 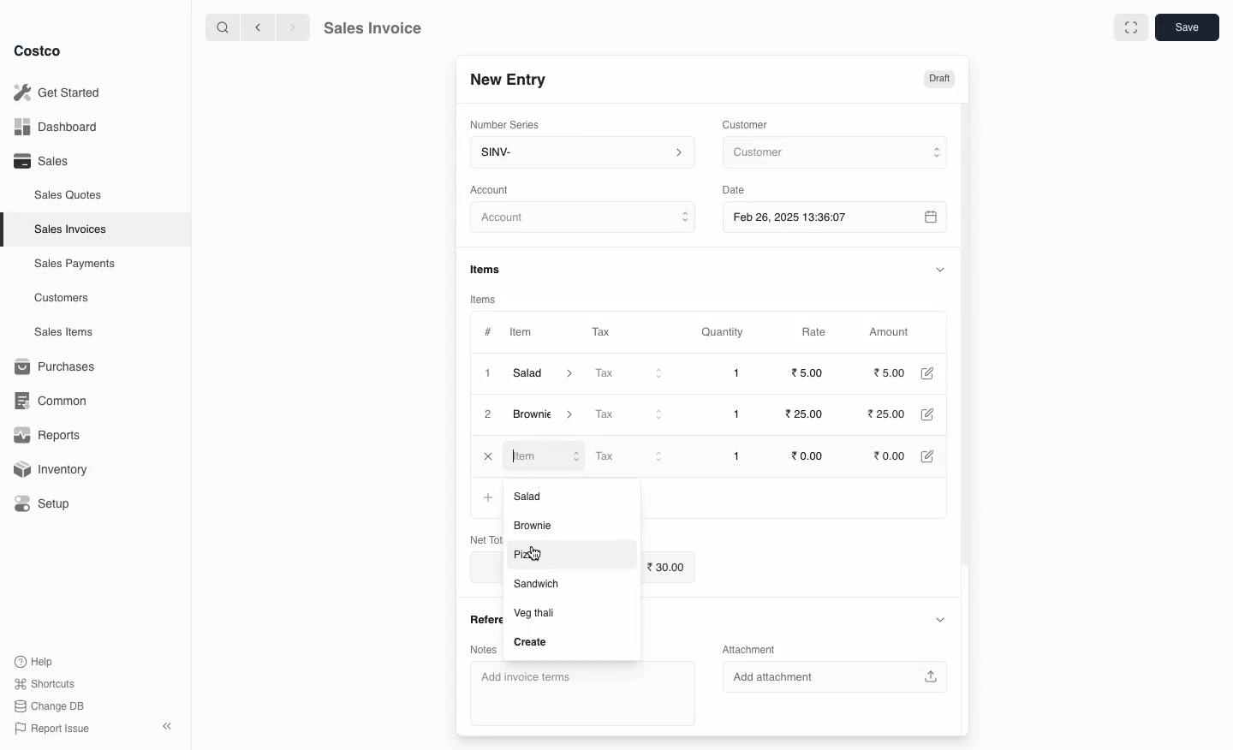 I want to click on Common, so click(x=58, y=401).